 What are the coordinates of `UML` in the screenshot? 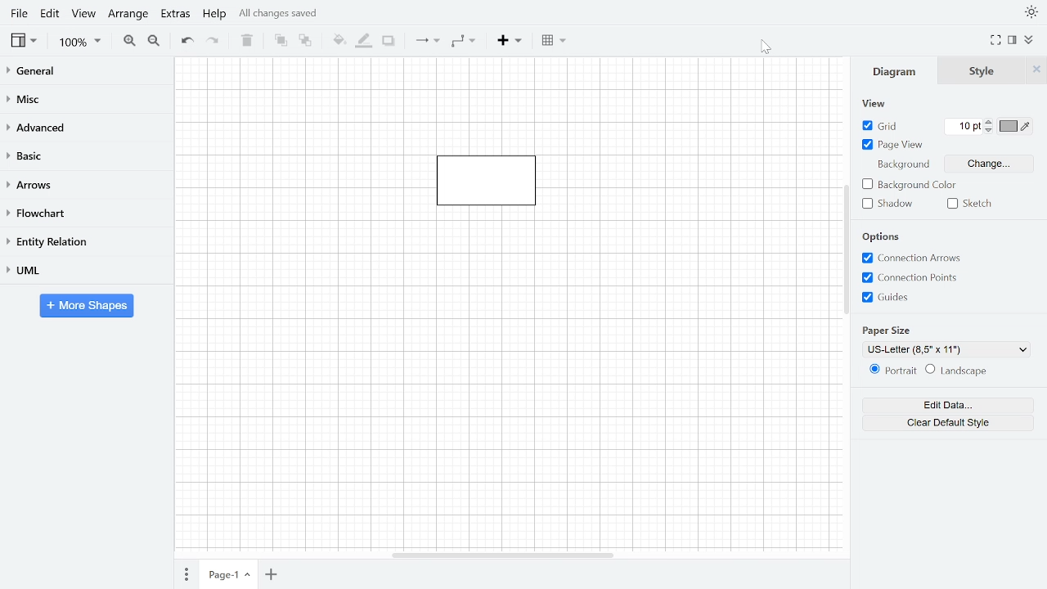 It's located at (87, 271).